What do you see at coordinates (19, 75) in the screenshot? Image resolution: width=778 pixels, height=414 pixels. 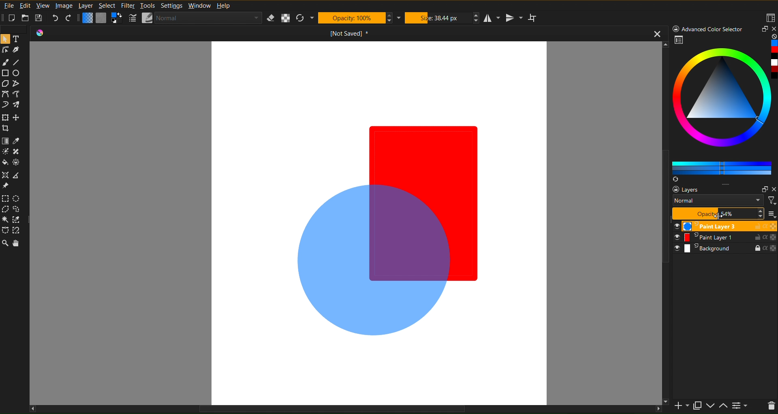 I see `Circle` at bounding box center [19, 75].